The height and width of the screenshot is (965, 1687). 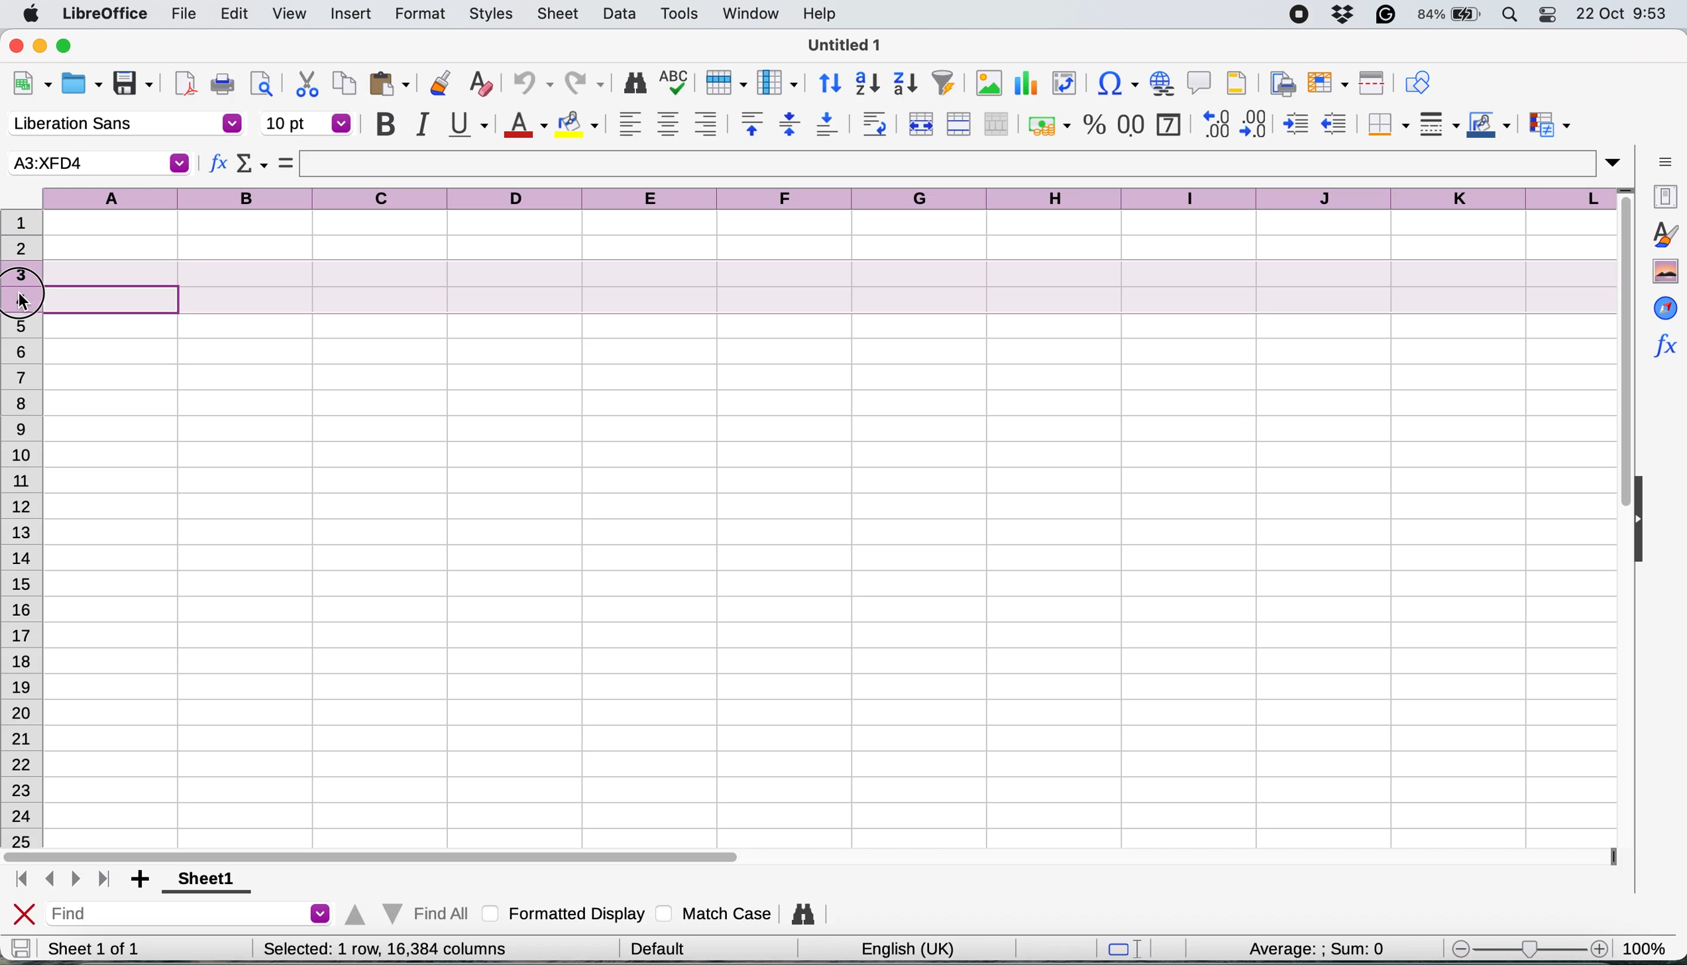 What do you see at coordinates (1665, 272) in the screenshot?
I see `gallery` at bounding box center [1665, 272].